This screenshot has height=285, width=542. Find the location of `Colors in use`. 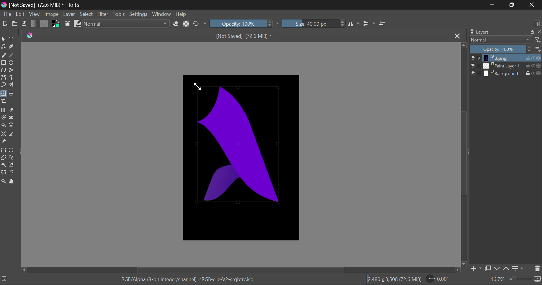

Colors in use is located at coordinates (56, 24).